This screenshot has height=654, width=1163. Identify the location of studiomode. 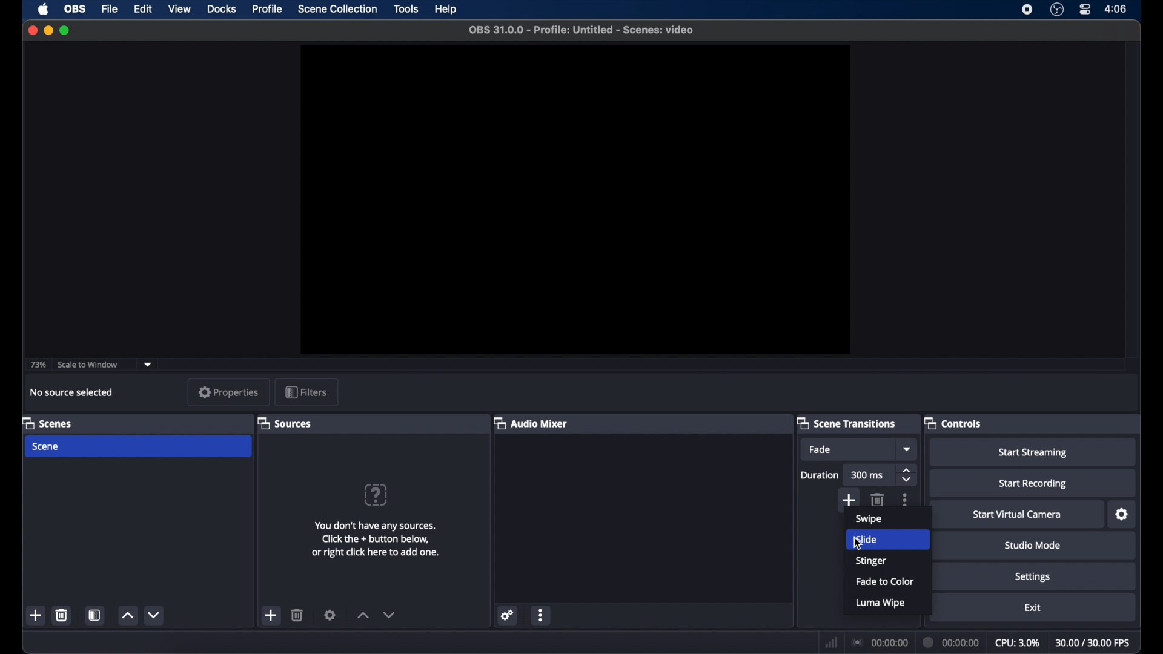
(1033, 546).